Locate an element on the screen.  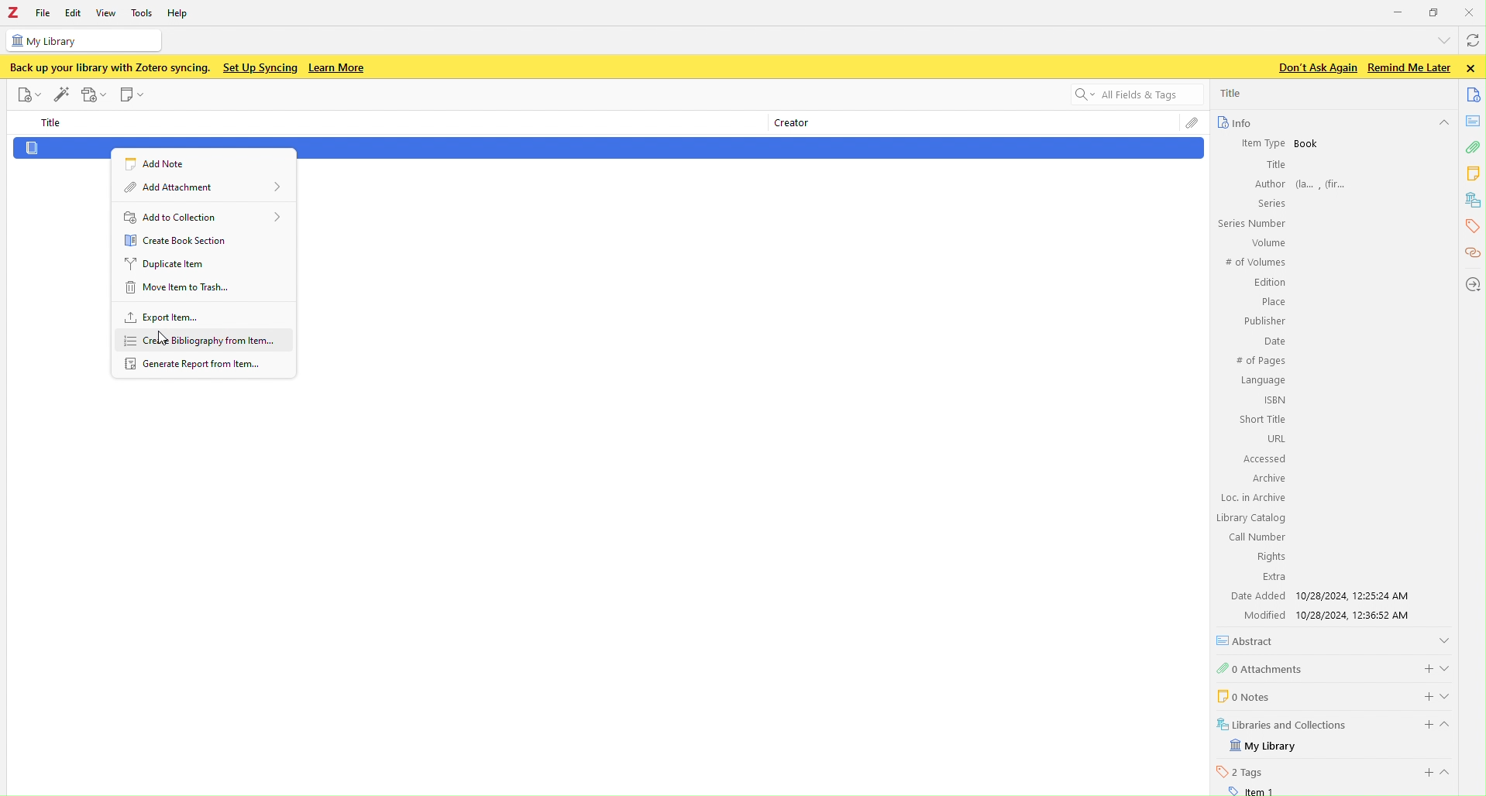
Add attachment is located at coordinates (204, 189).